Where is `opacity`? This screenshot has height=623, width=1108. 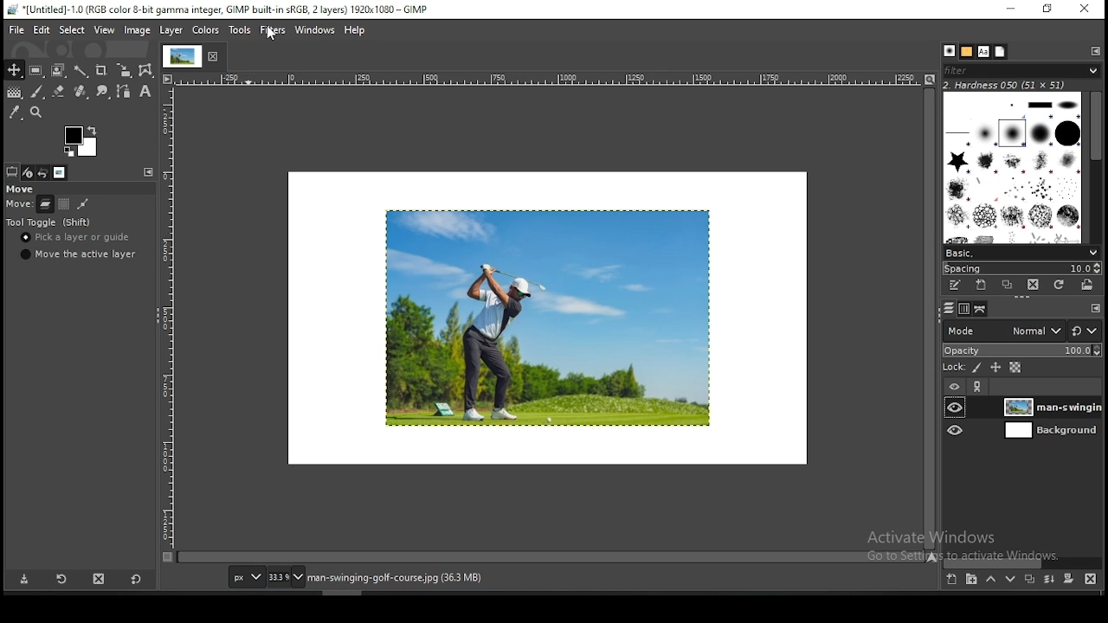
opacity is located at coordinates (1021, 350).